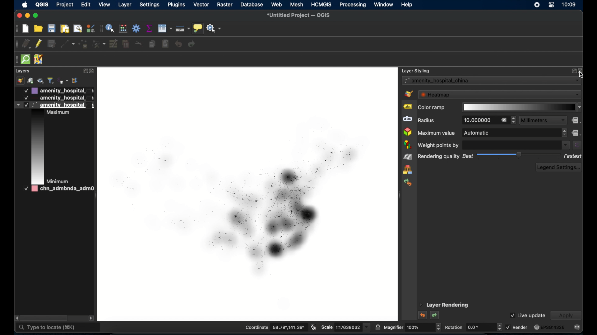 This screenshot has height=335, width=597. I want to click on QGIS, so click(42, 4).